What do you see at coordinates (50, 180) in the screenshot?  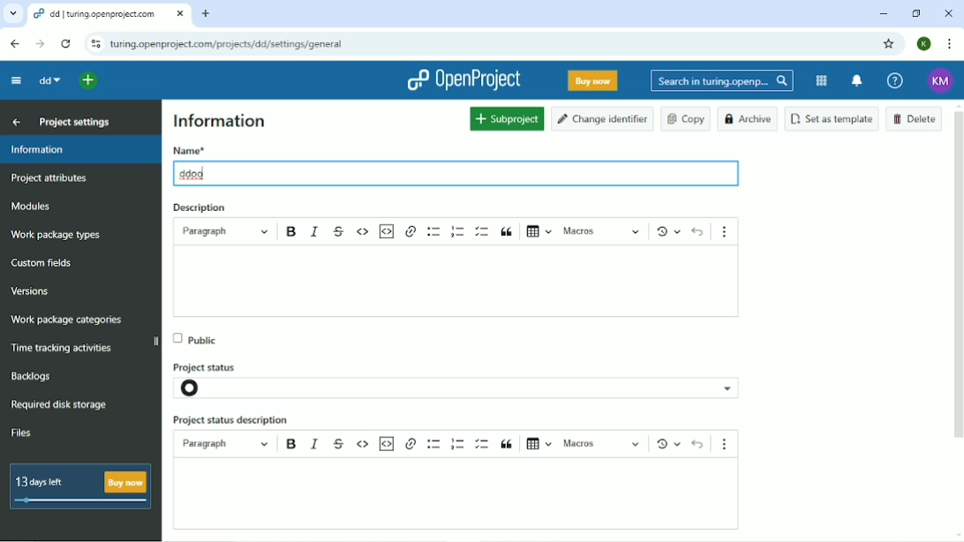 I see `Project attributes` at bounding box center [50, 180].